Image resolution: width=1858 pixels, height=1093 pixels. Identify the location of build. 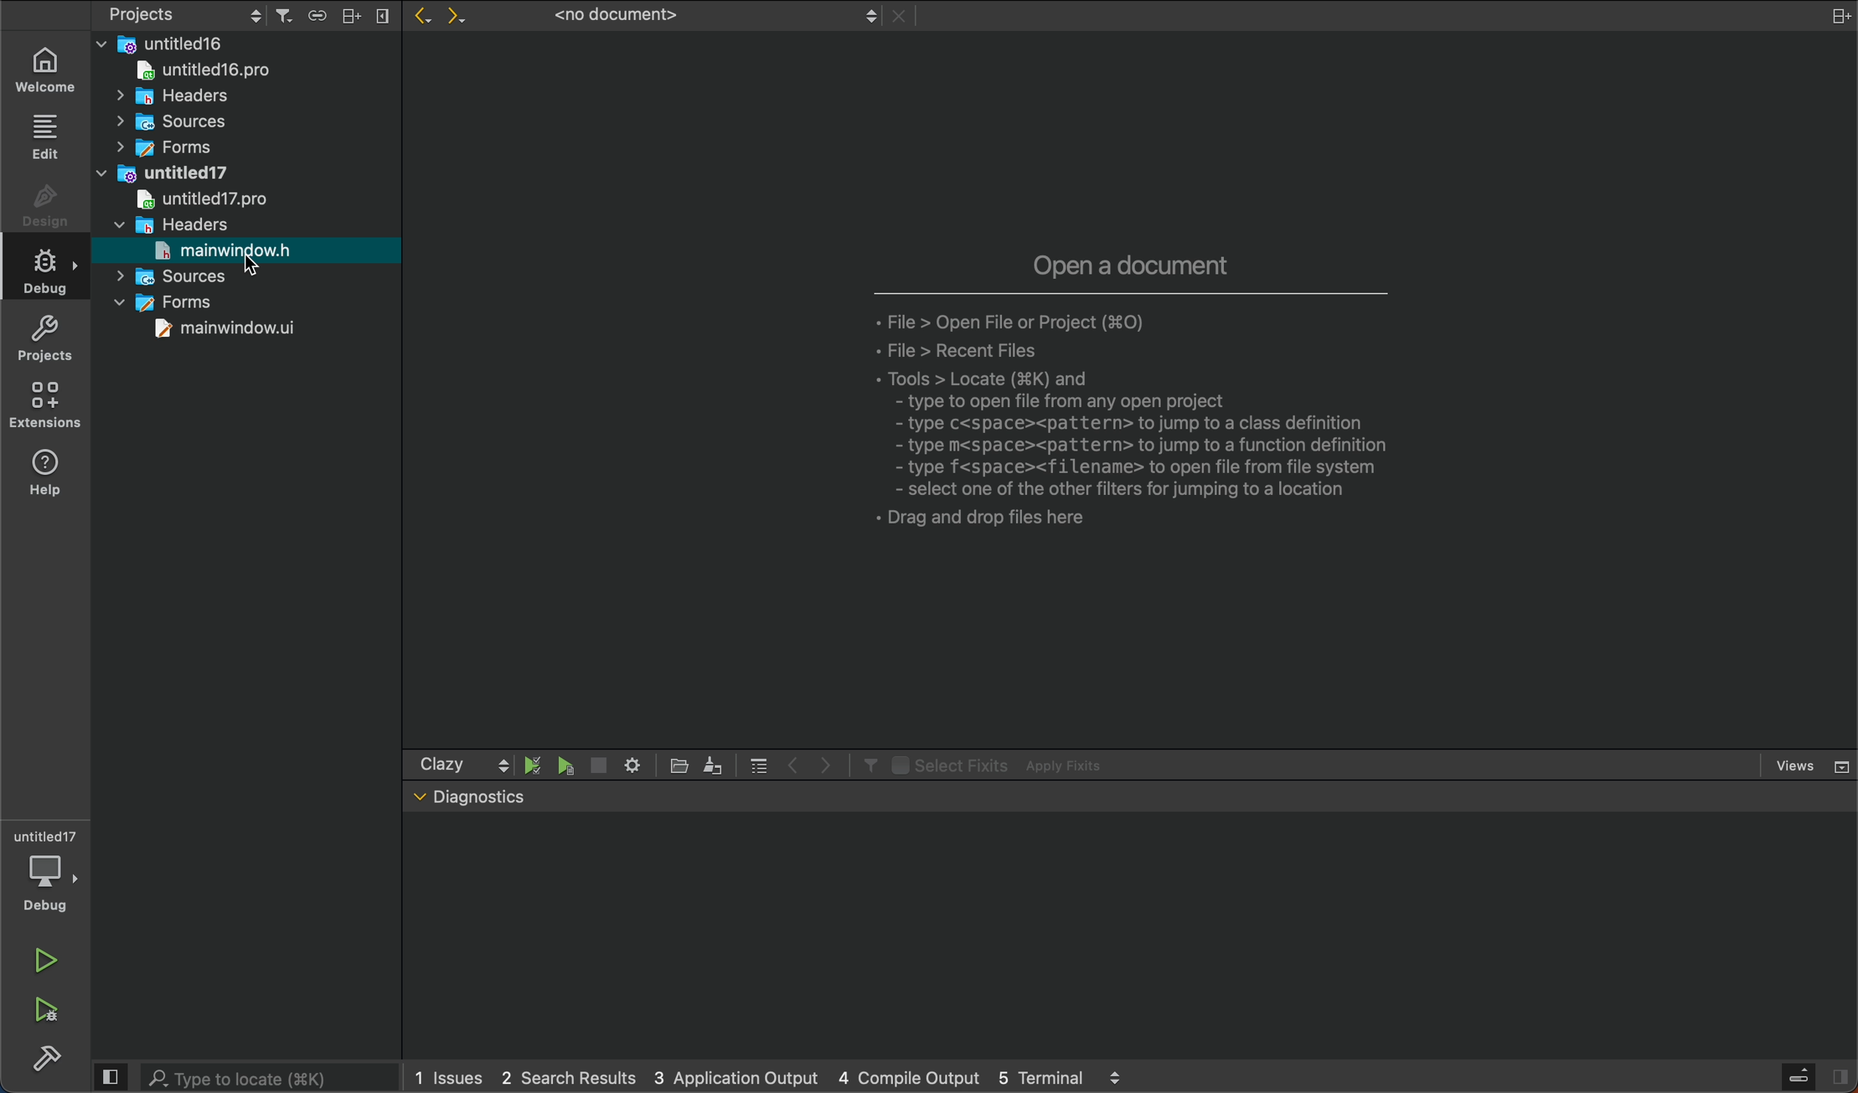
(47, 1062).